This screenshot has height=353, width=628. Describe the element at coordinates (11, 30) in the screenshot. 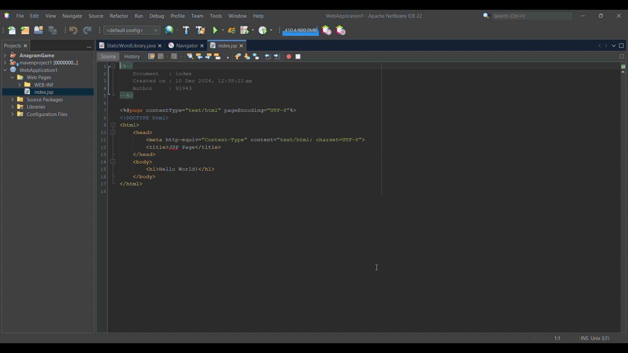

I see `New file` at that location.